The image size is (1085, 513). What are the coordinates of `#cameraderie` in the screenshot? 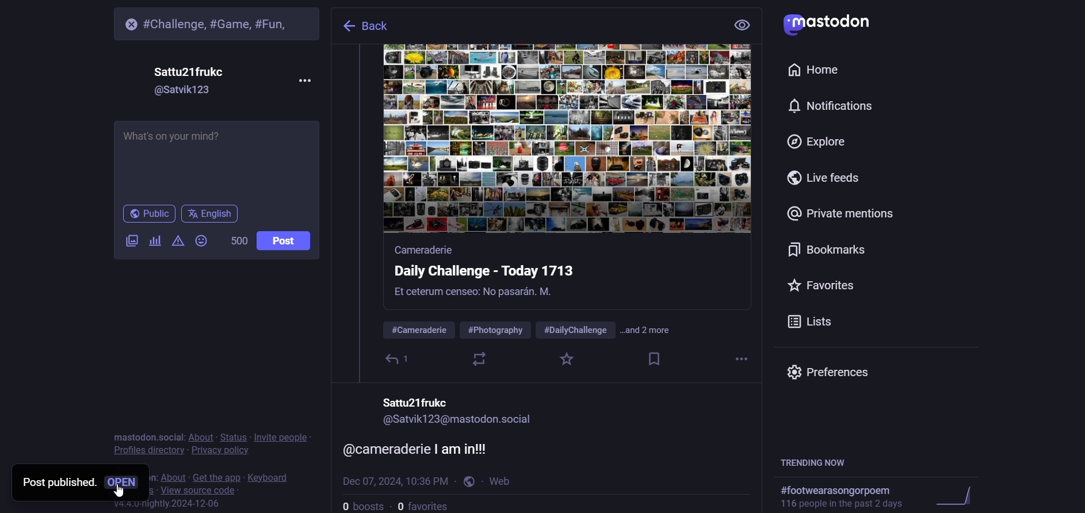 It's located at (417, 330).